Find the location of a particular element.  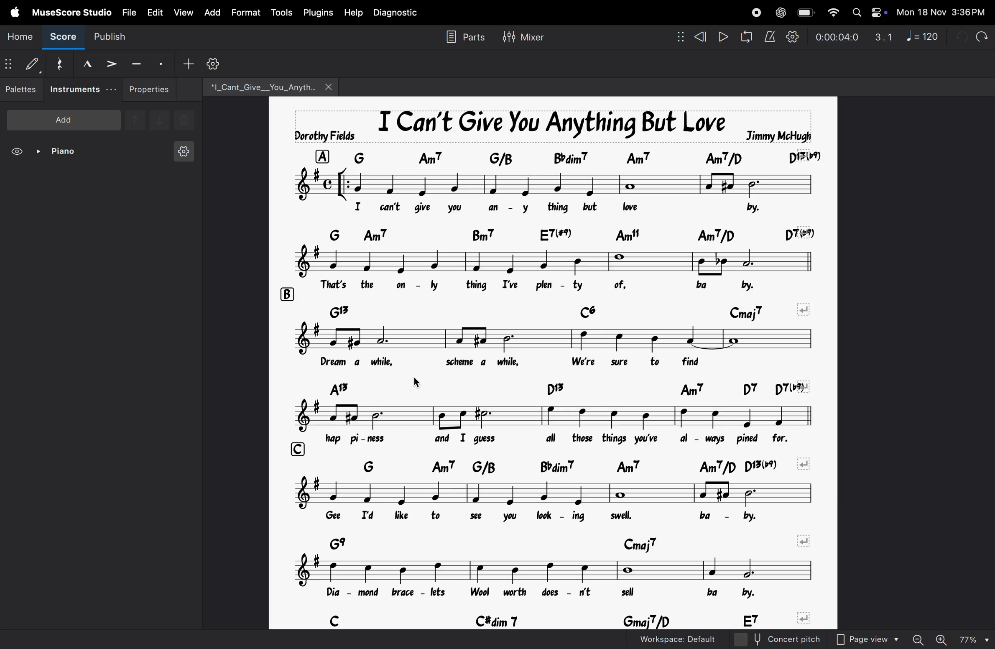

accent is located at coordinates (112, 65).